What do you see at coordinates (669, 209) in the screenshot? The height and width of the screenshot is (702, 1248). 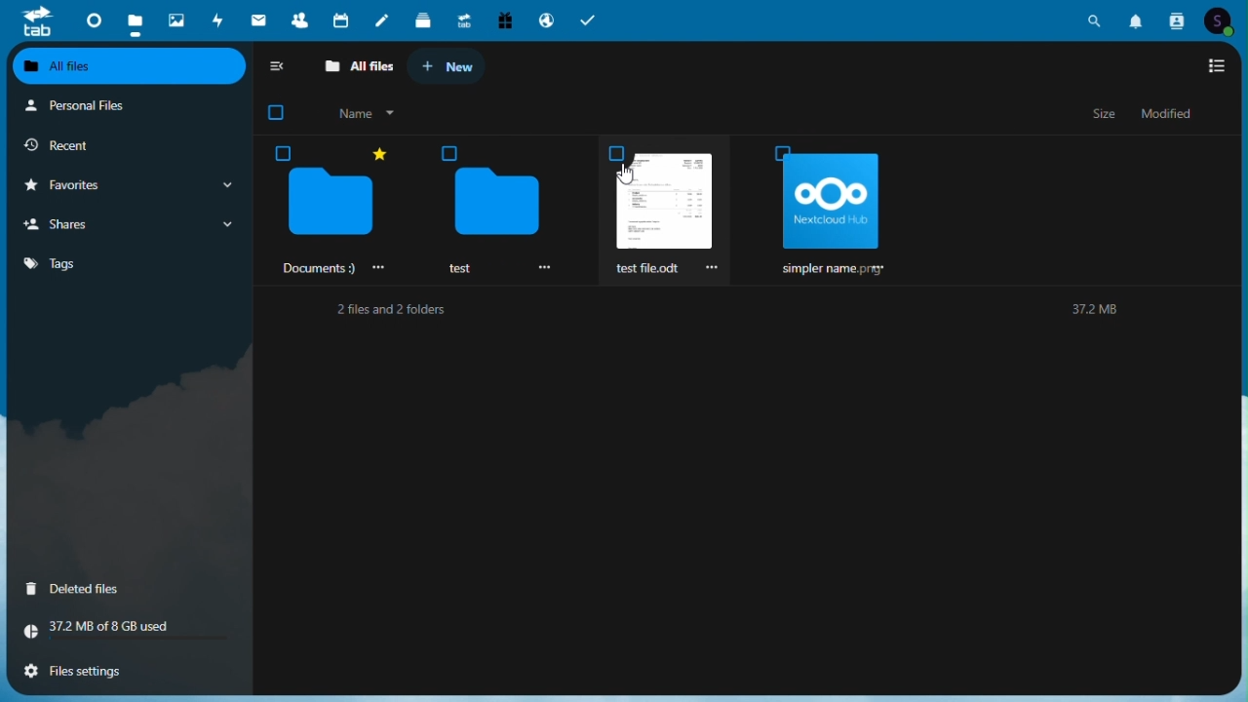 I see `Selected files` at bounding box center [669, 209].